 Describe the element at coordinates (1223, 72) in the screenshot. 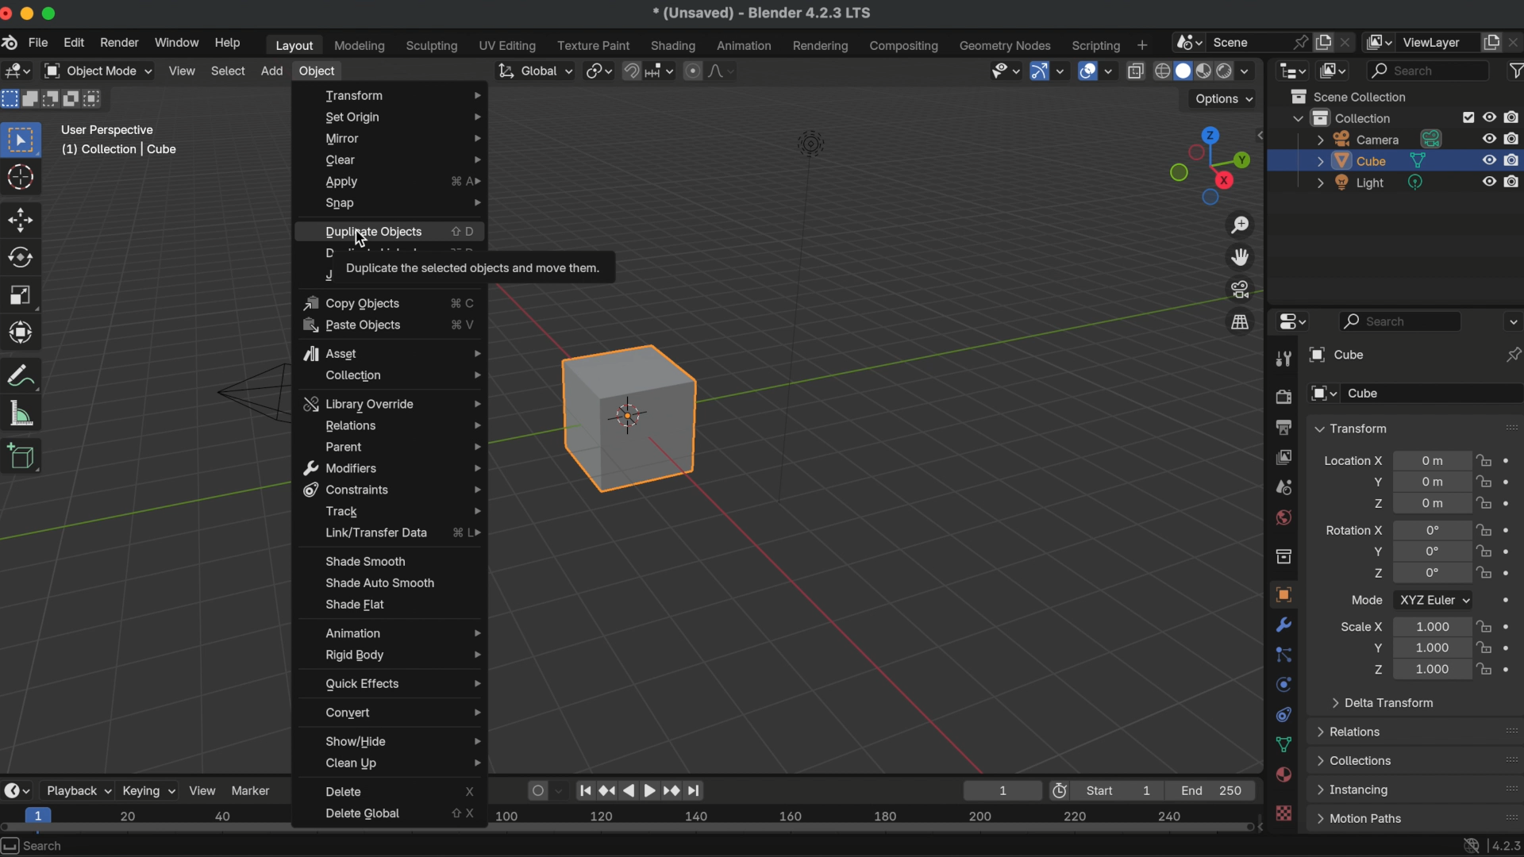

I see `viewport shading` at that location.